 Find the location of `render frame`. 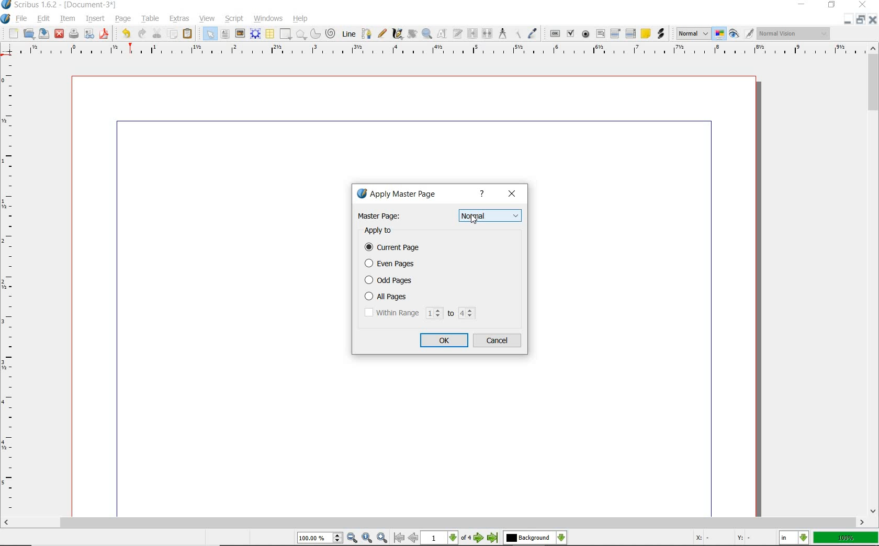

render frame is located at coordinates (255, 34).